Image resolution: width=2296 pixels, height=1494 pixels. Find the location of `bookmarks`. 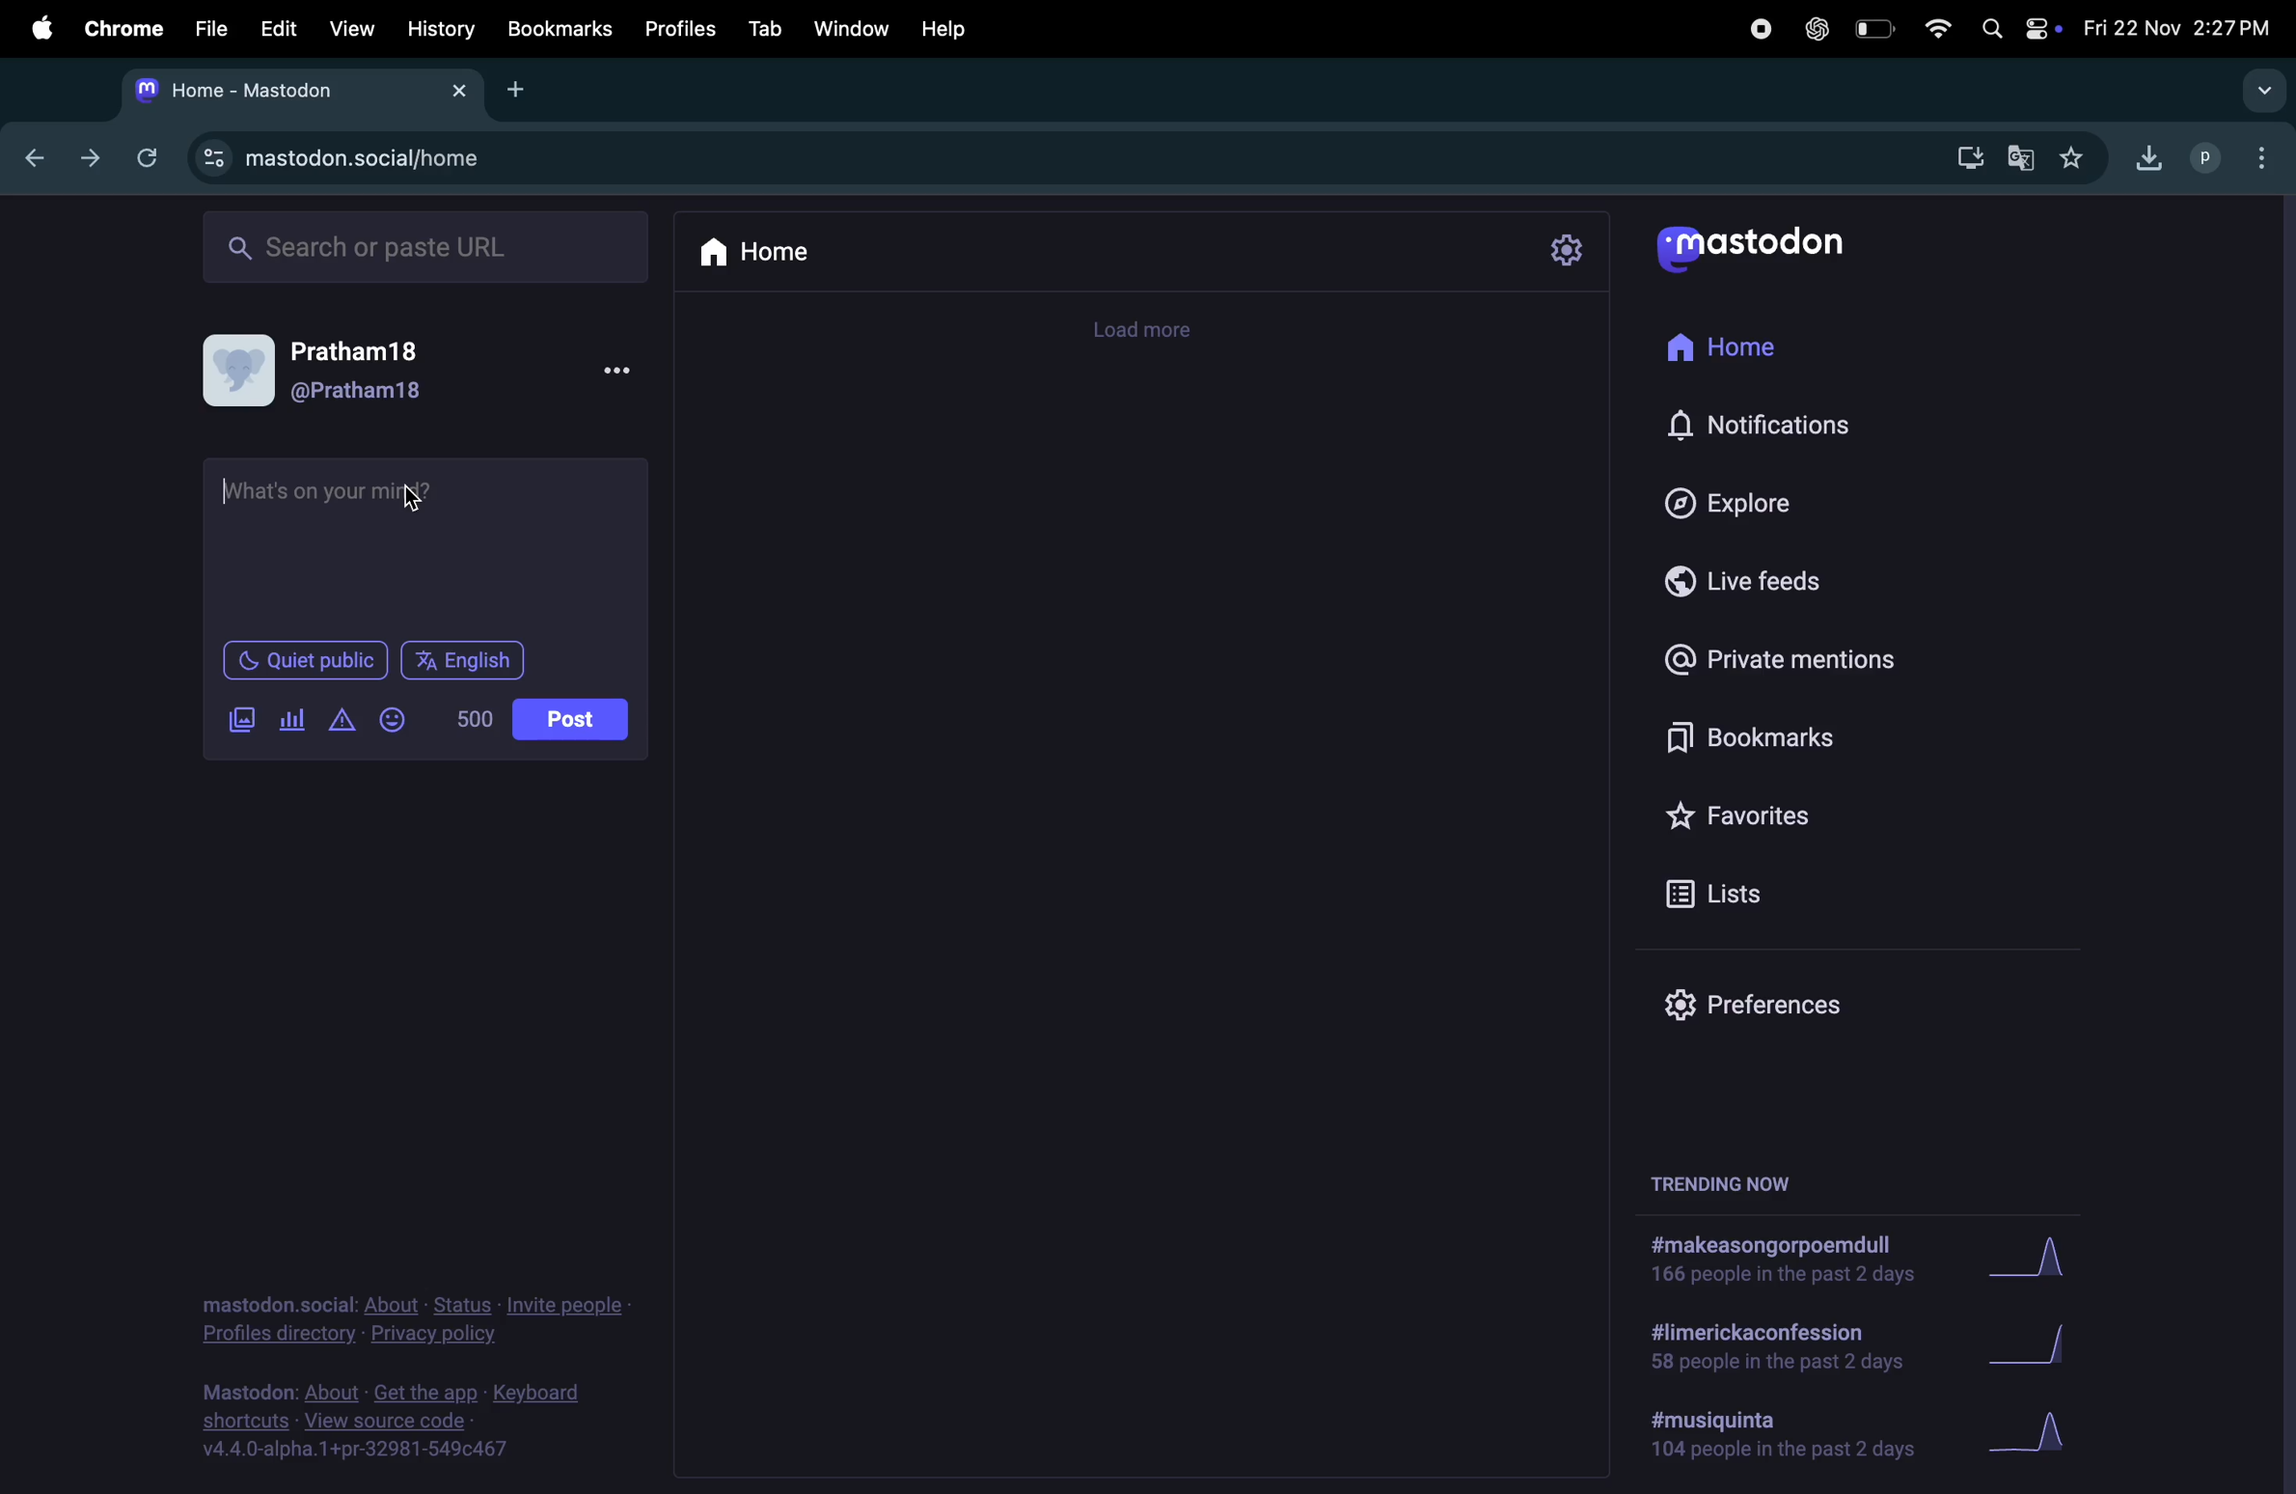

bookmarks is located at coordinates (559, 28).